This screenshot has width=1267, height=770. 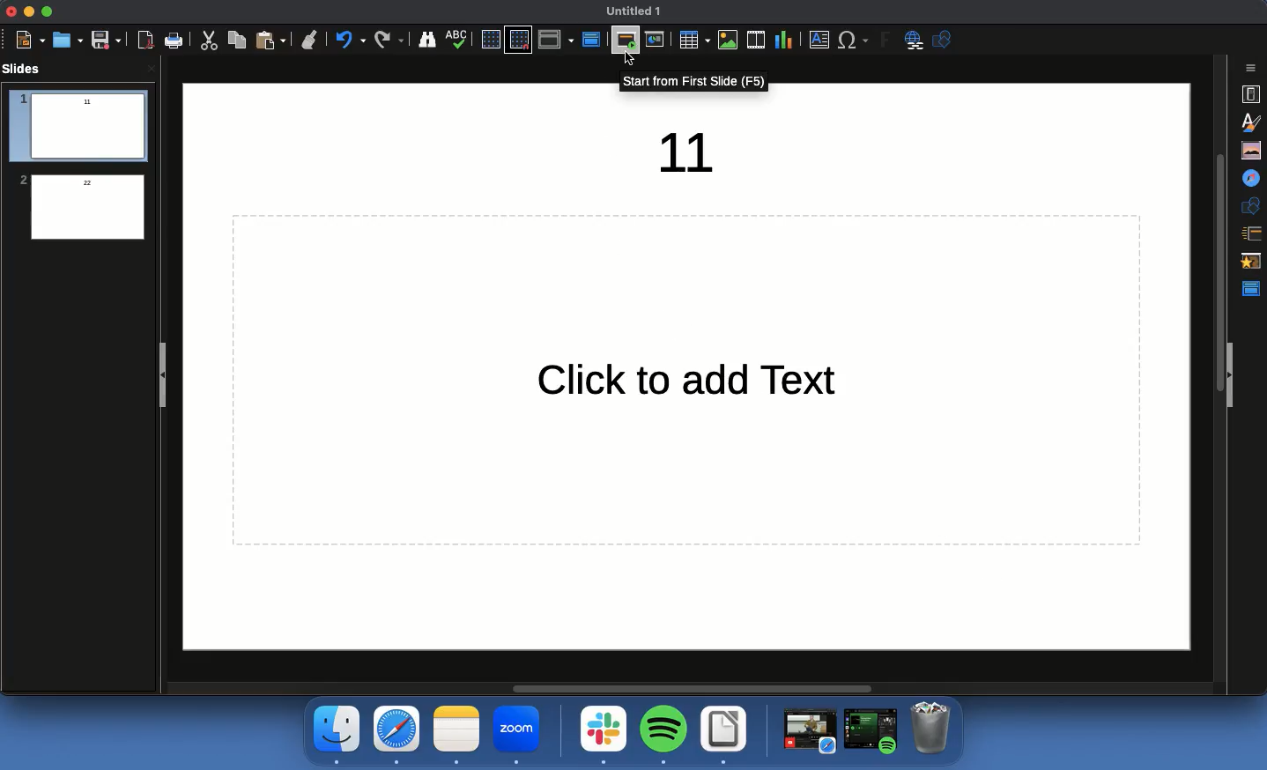 What do you see at coordinates (627, 41) in the screenshot?
I see `Start from first slide` at bounding box center [627, 41].